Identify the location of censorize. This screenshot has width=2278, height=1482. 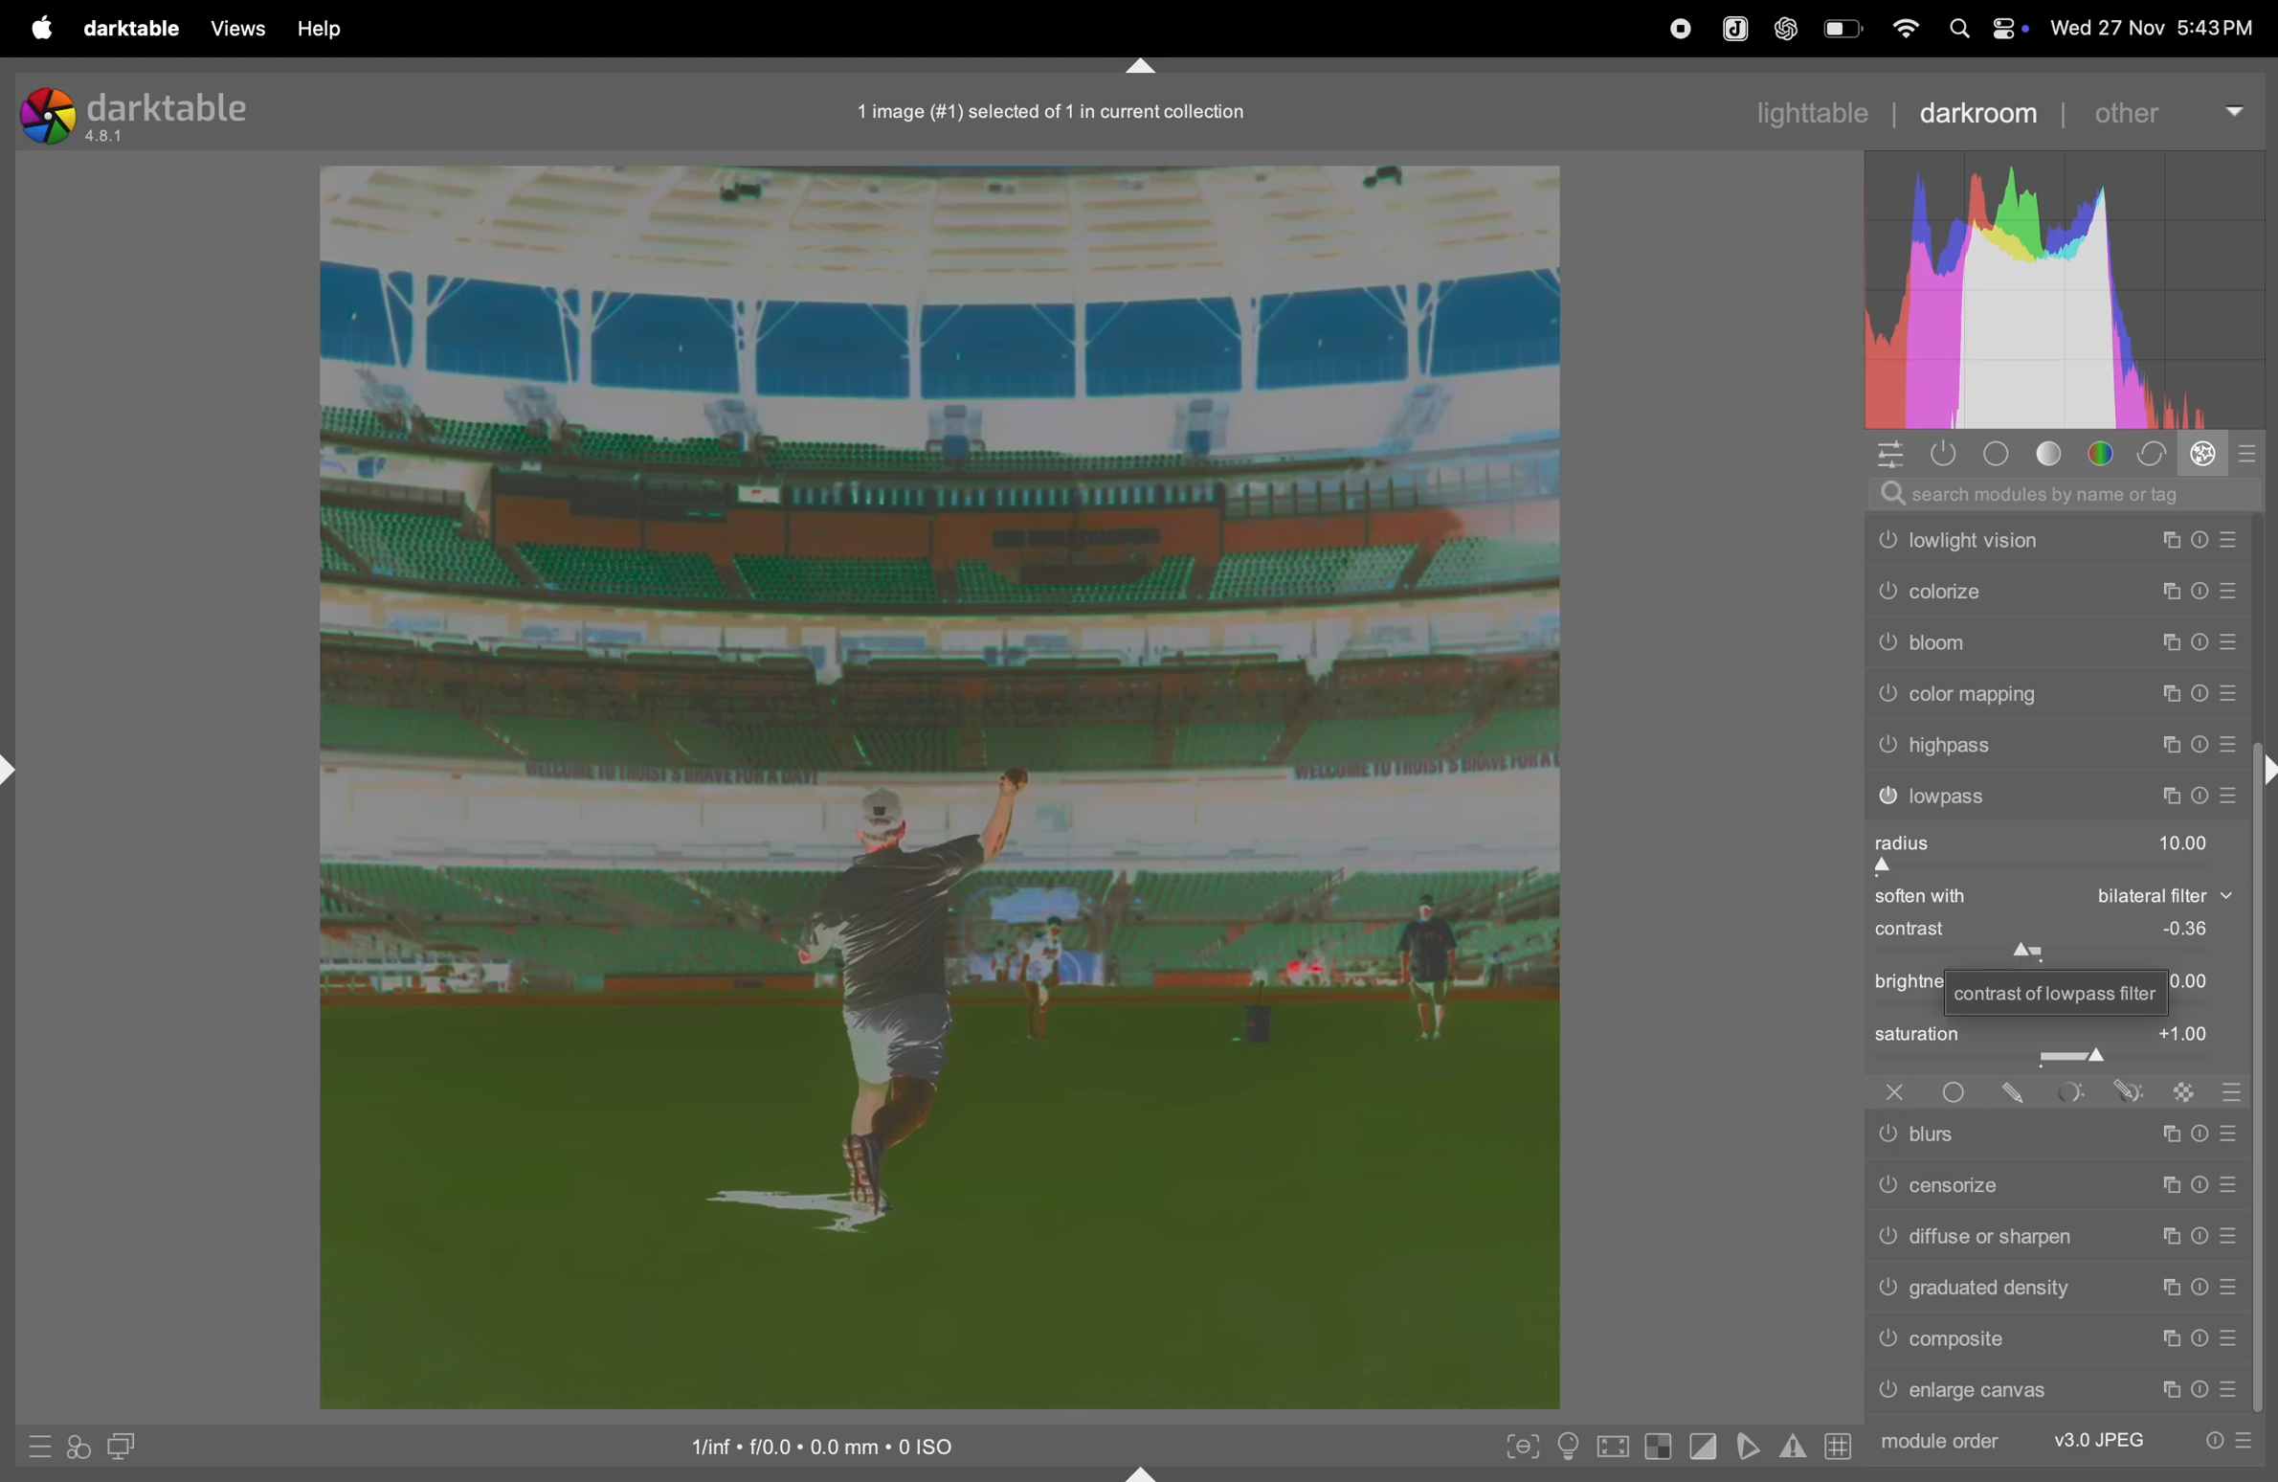
(2057, 1182).